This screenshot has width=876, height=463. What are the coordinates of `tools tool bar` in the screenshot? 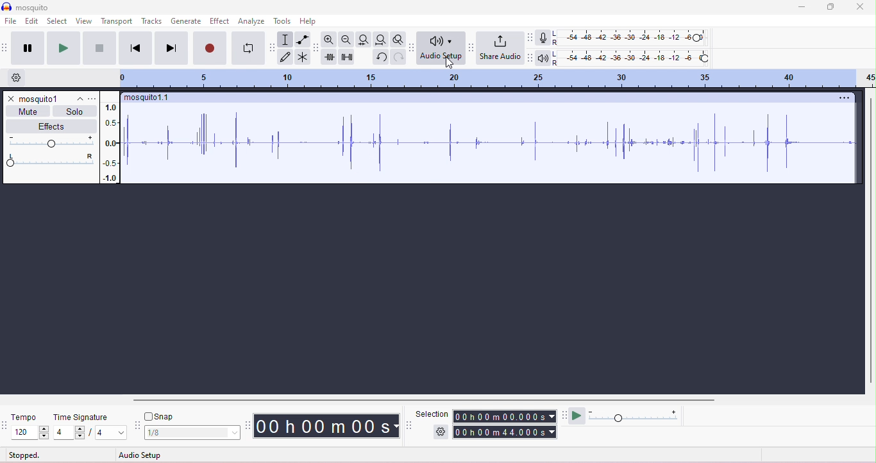 It's located at (274, 47).